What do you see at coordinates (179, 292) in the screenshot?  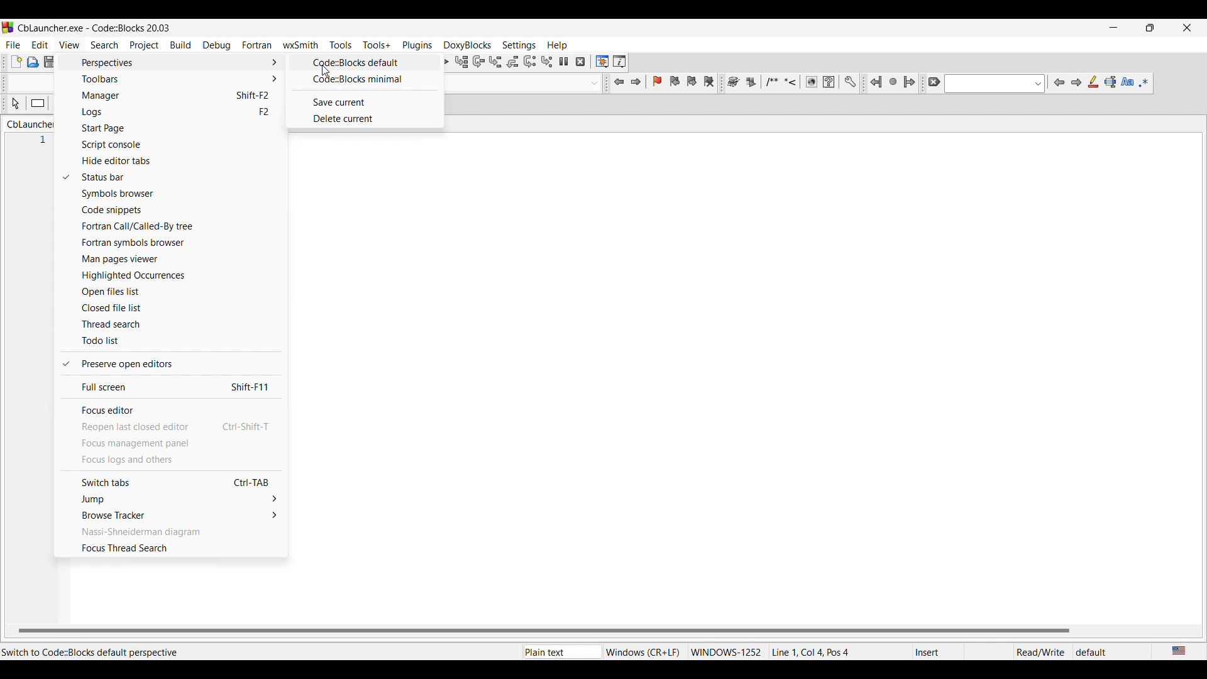 I see `Open files list` at bounding box center [179, 292].